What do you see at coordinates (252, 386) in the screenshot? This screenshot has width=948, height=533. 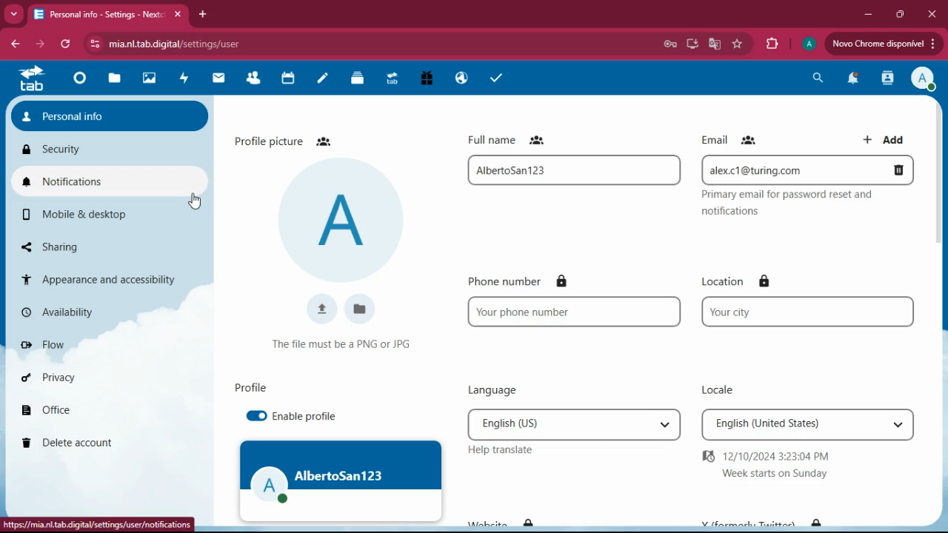 I see `profile` at bounding box center [252, 386].